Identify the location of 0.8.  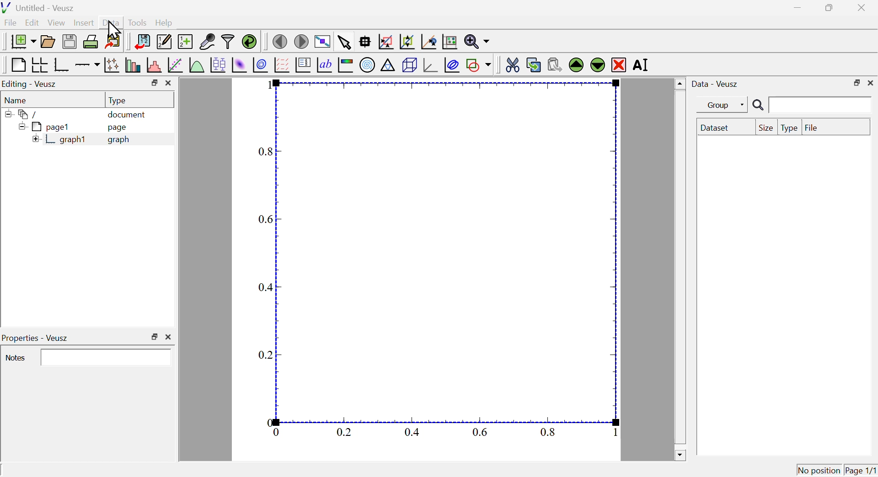
(548, 432).